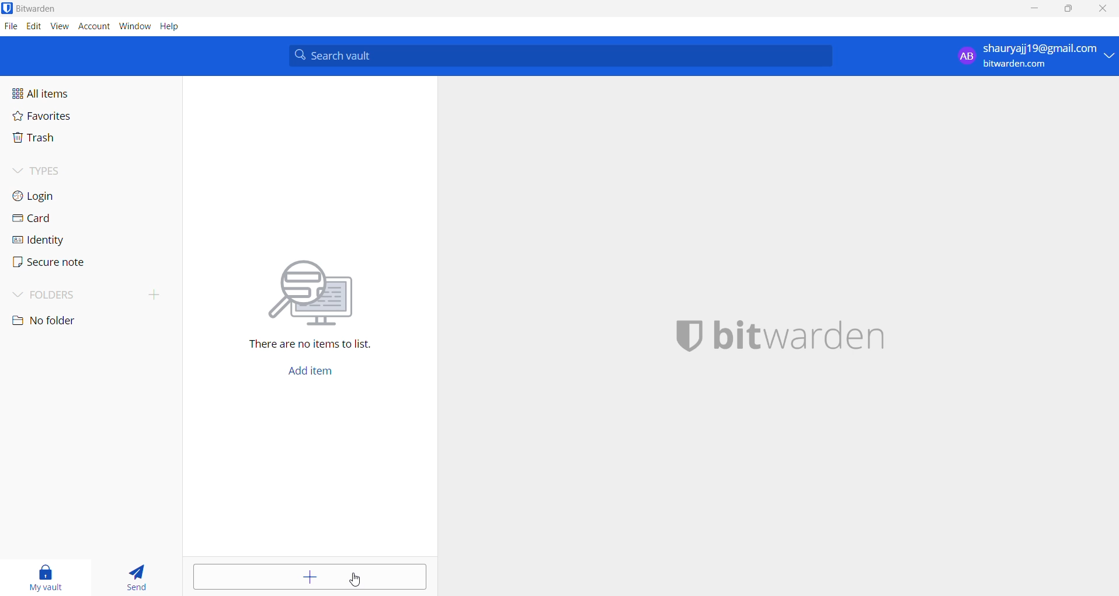  I want to click on maximize, so click(1069, 9).